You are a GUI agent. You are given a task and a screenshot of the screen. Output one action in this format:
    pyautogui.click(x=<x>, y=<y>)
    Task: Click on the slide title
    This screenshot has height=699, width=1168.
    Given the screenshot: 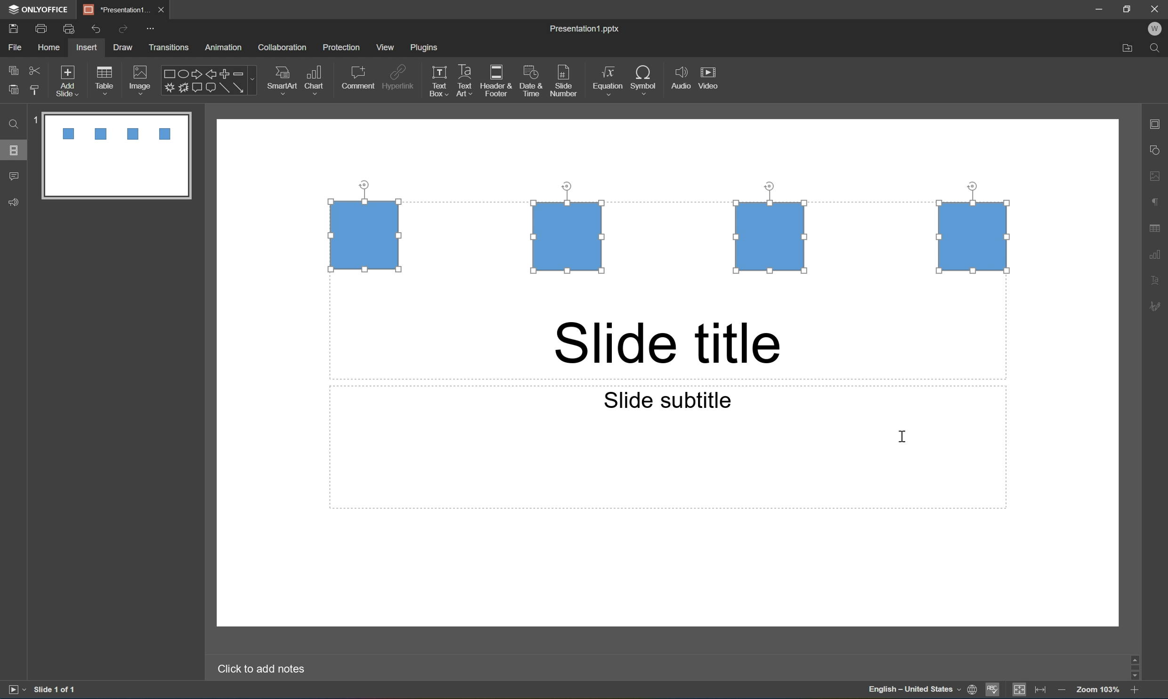 What is the action you would take?
    pyautogui.click(x=668, y=343)
    